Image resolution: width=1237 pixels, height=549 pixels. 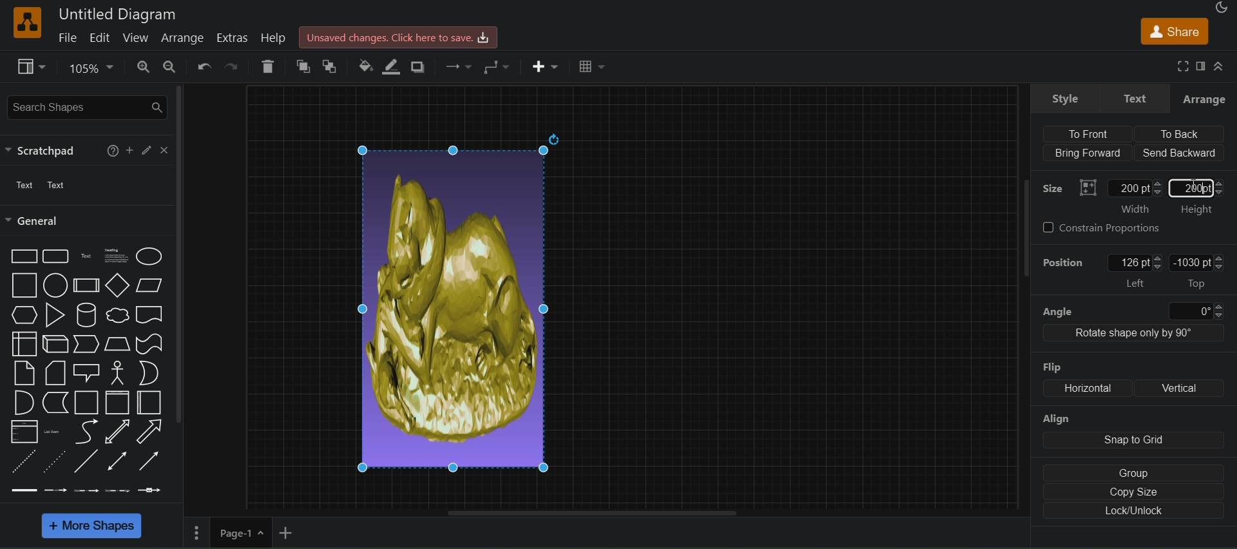 What do you see at coordinates (203, 68) in the screenshot?
I see `undo` at bounding box center [203, 68].